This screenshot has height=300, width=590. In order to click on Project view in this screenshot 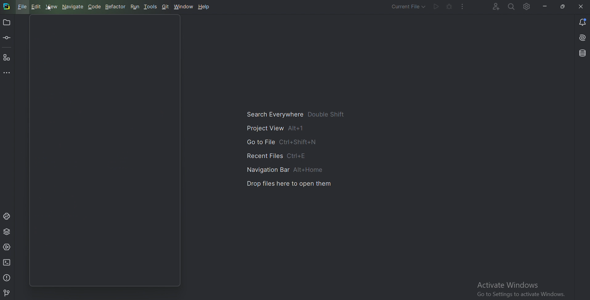, I will do `click(276, 129)`.